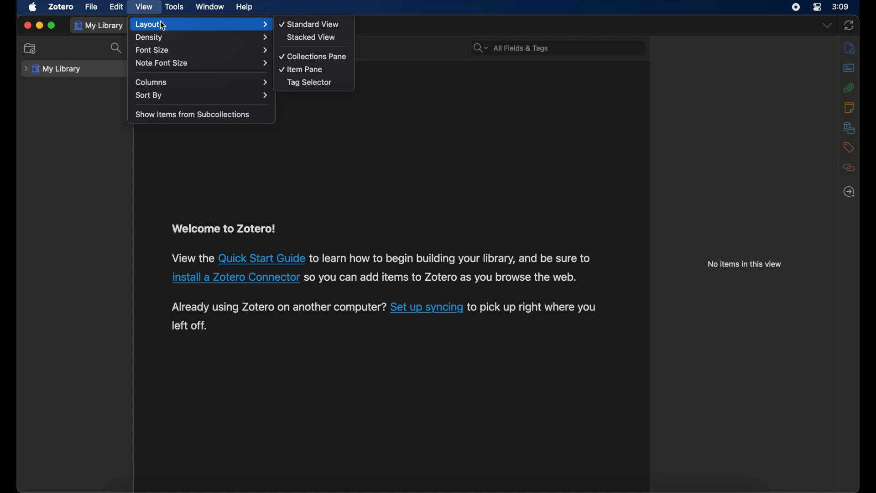 This screenshot has height=493, width=876. What do you see at coordinates (849, 191) in the screenshot?
I see `locate` at bounding box center [849, 191].